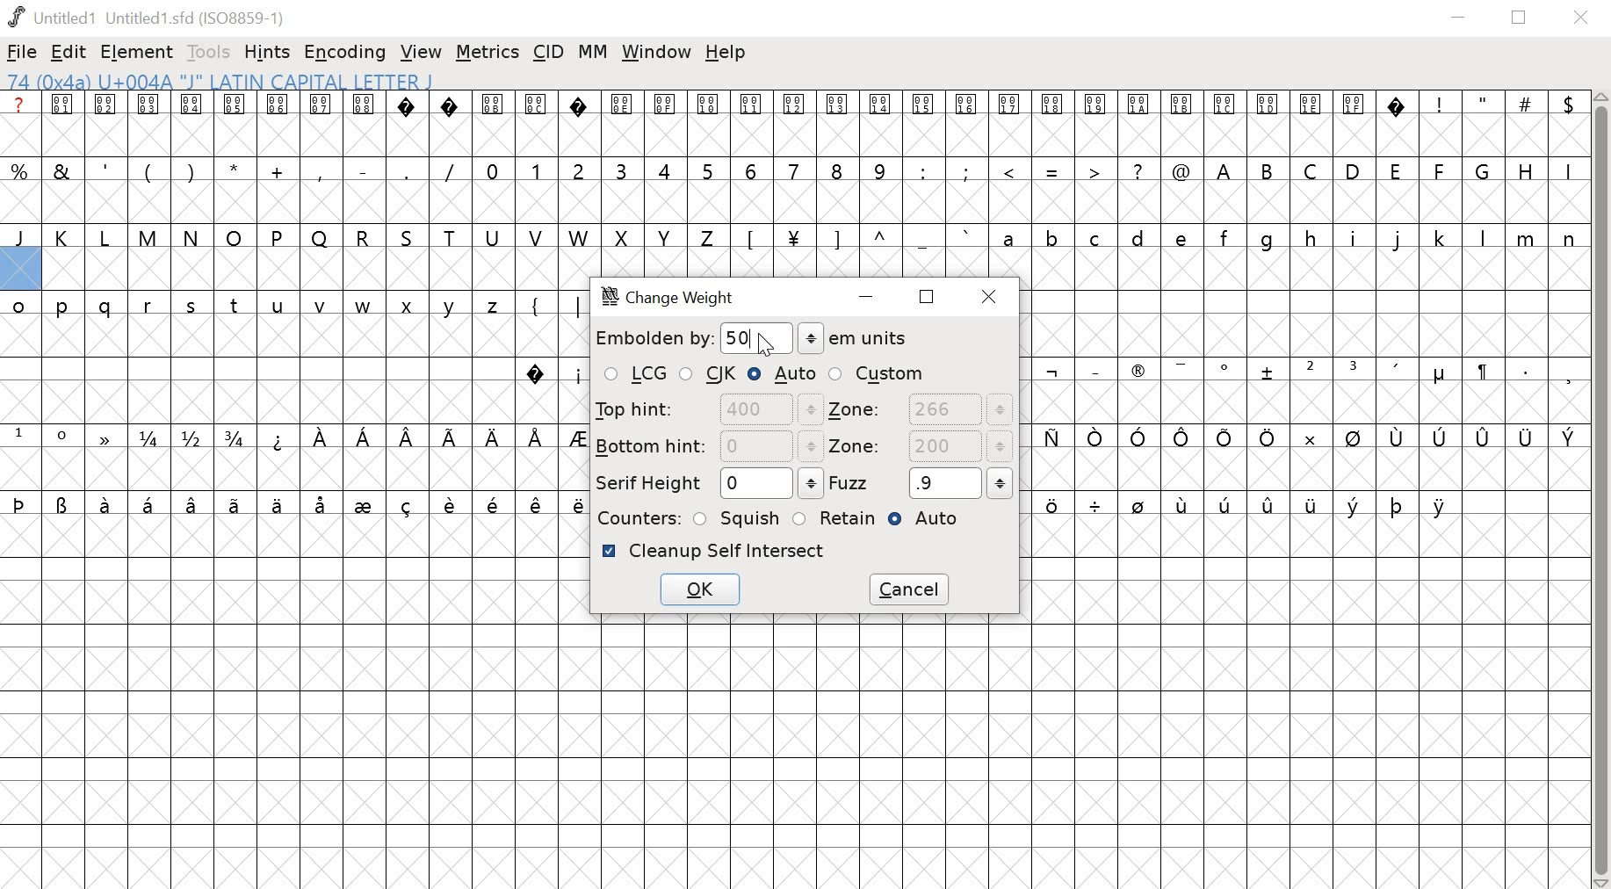 This screenshot has width=1611, height=889. Describe the element at coordinates (930, 521) in the screenshot. I see `AUTO` at that location.